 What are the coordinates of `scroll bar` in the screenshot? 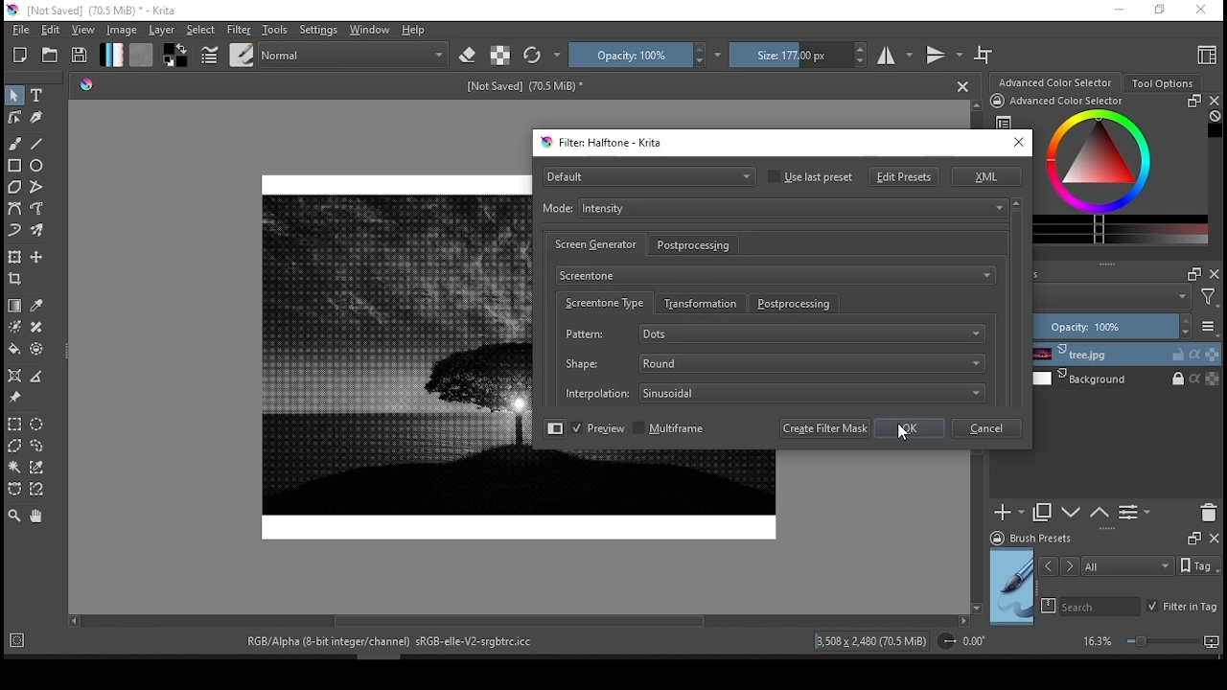 It's located at (1015, 306).